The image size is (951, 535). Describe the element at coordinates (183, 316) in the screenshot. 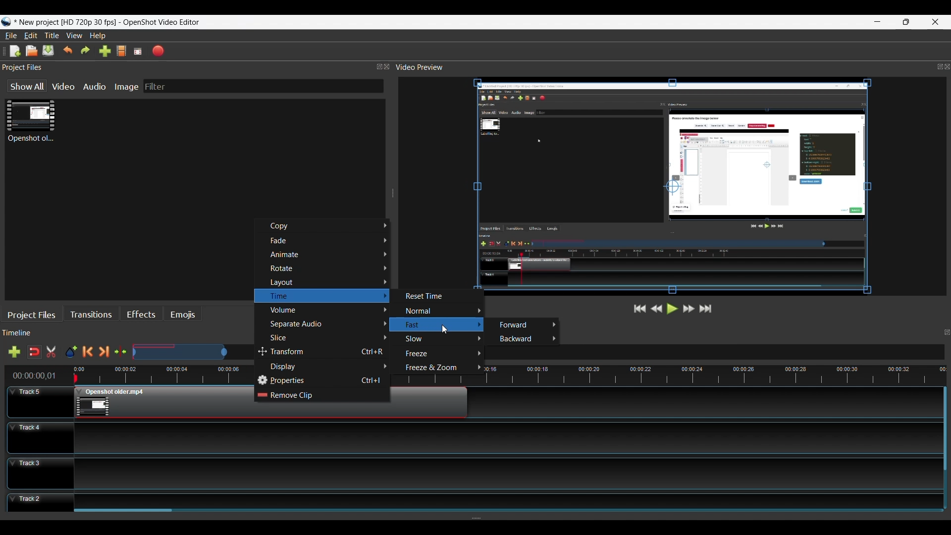

I see `Emojis` at that location.